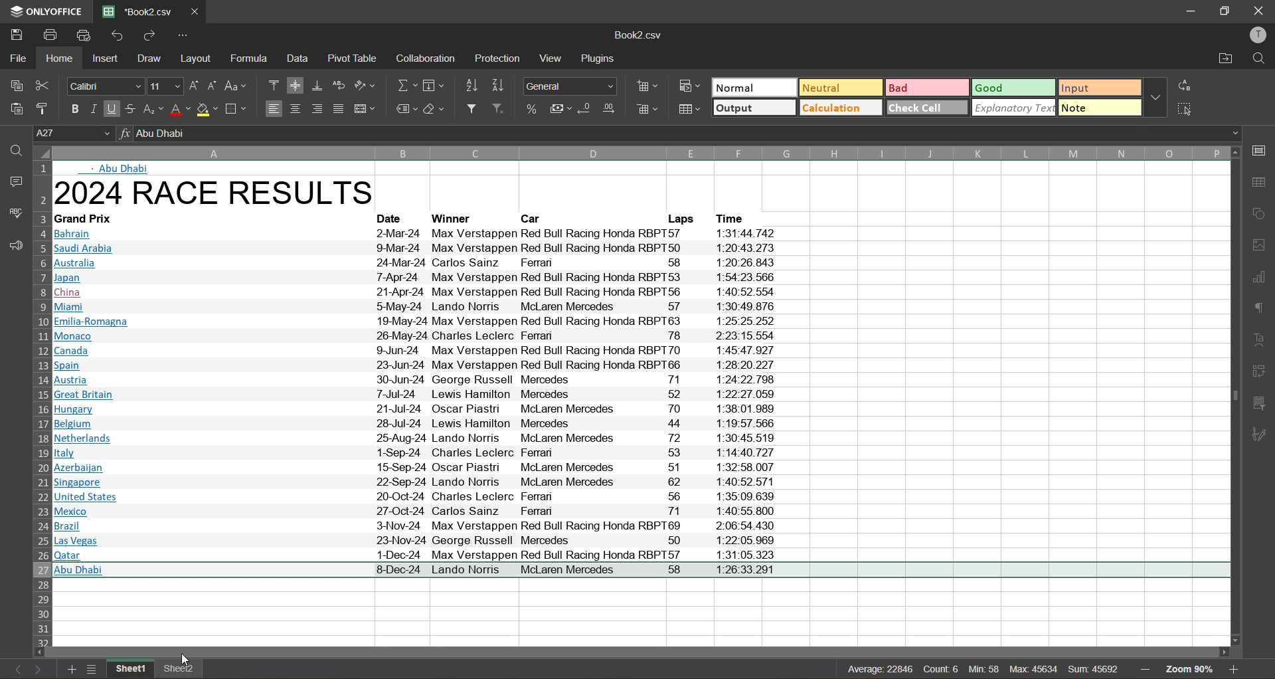  What do you see at coordinates (420, 453) in the screenshot?
I see `text info` at bounding box center [420, 453].